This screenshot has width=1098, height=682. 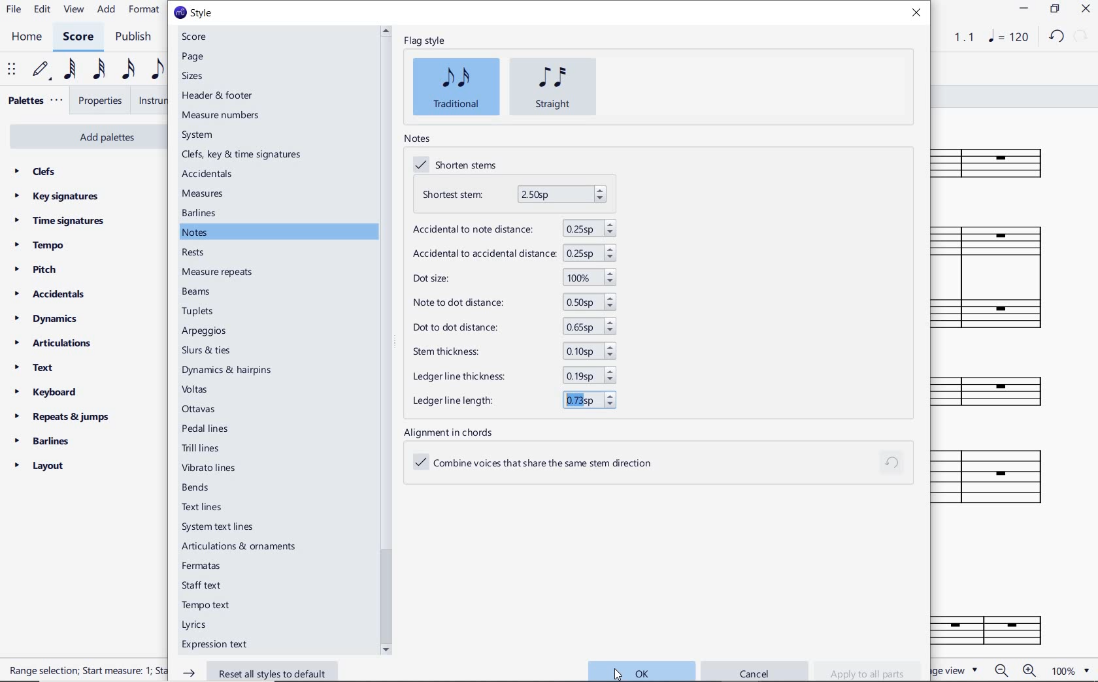 What do you see at coordinates (1055, 10) in the screenshot?
I see `RESTORE DOWN` at bounding box center [1055, 10].